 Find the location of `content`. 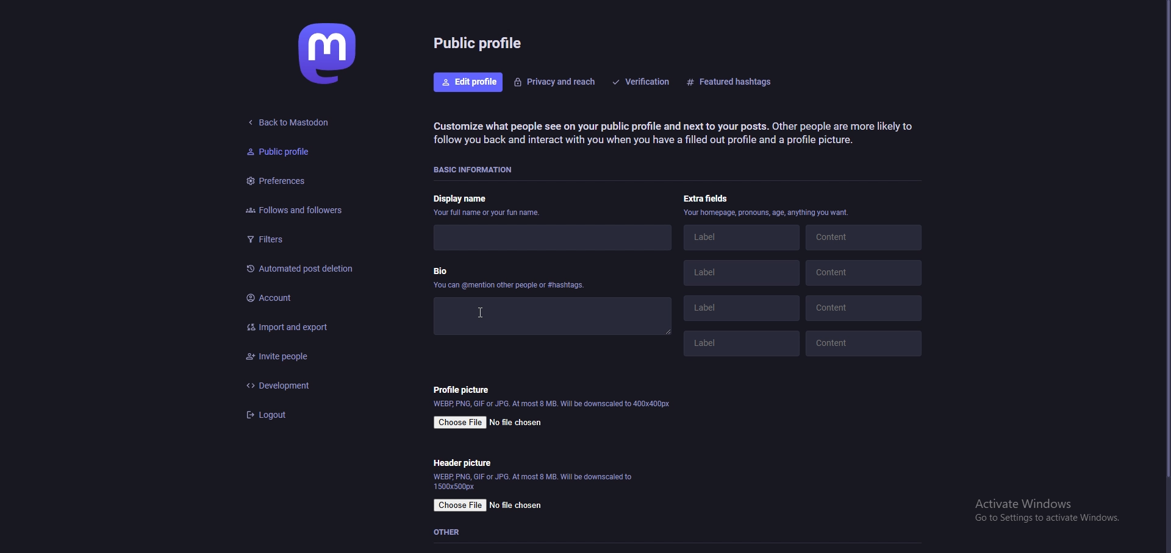

content is located at coordinates (864, 343).